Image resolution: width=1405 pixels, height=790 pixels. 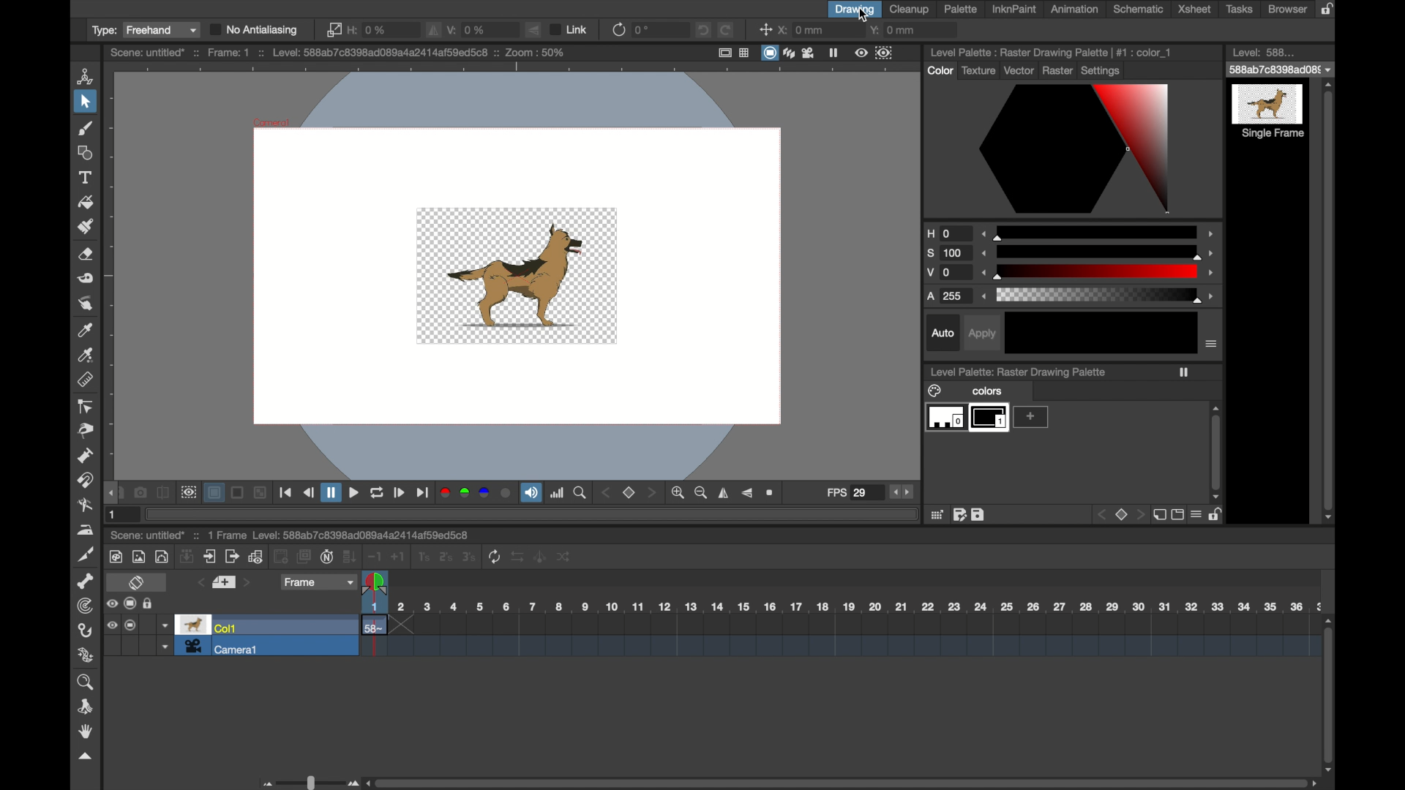 What do you see at coordinates (581, 493) in the screenshot?
I see `zoom` at bounding box center [581, 493].